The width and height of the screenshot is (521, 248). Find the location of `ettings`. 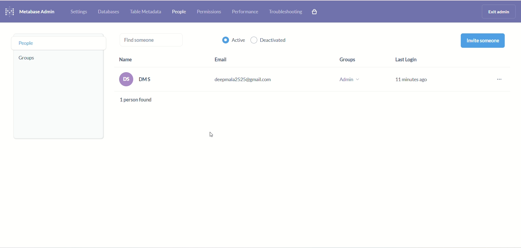

ettings is located at coordinates (80, 12).